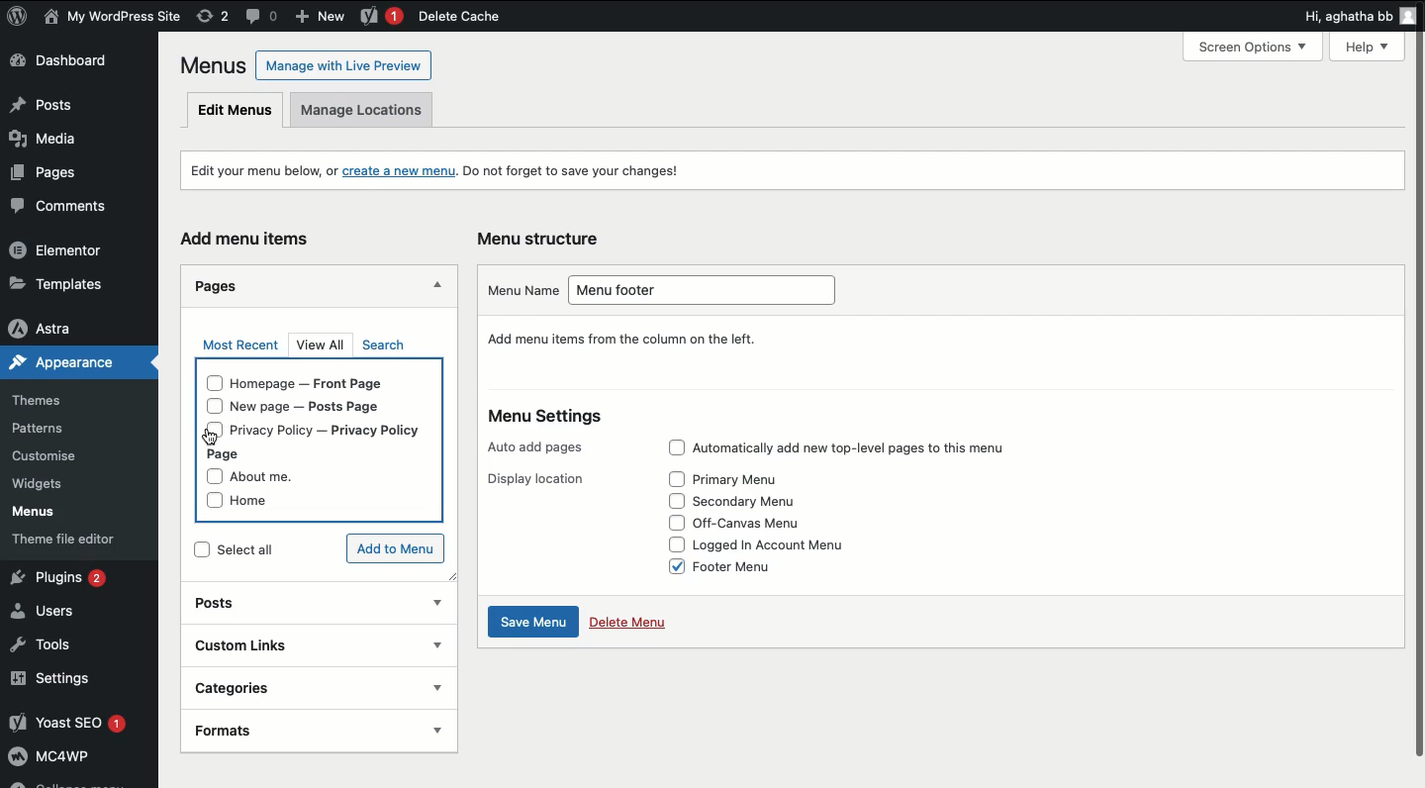 The width and height of the screenshot is (1425, 788). Describe the element at coordinates (744, 480) in the screenshot. I see `Primary menu` at that location.